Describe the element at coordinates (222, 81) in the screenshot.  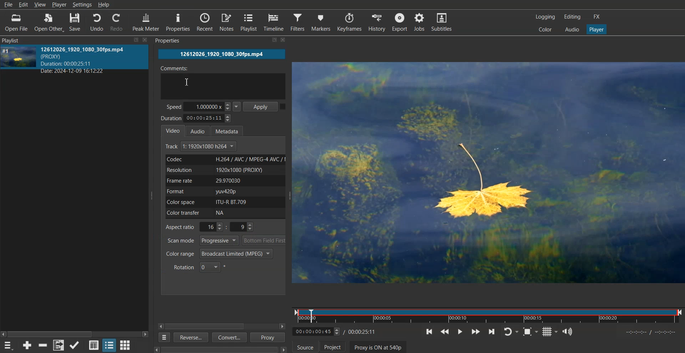
I see `Comment` at that location.